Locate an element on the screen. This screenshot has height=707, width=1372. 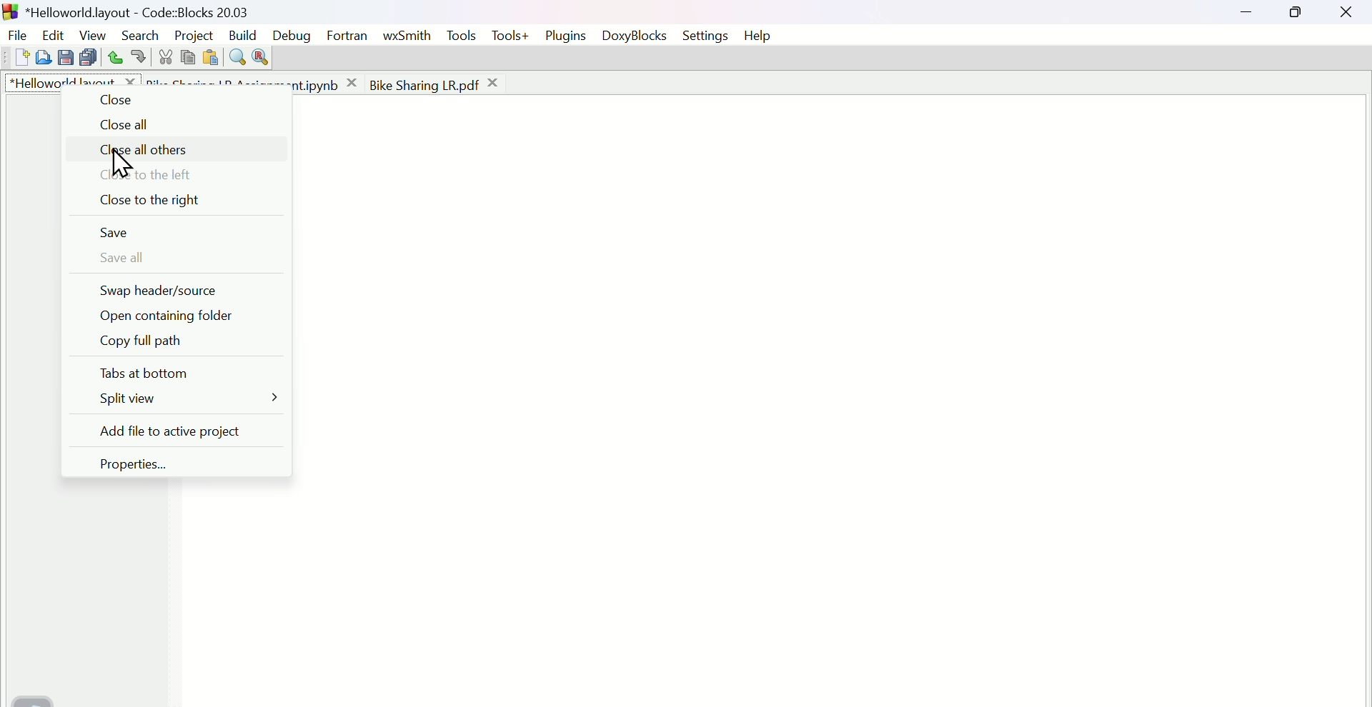
Open containing folder is located at coordinates (171, 317).